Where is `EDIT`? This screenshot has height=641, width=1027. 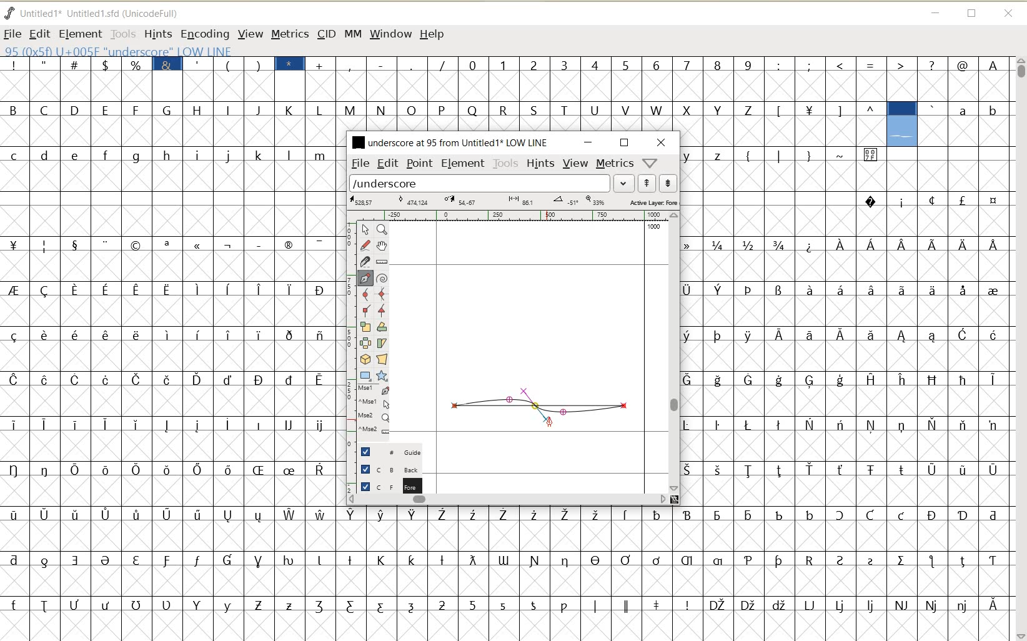 EDIT is located at coordinates (388, 163).